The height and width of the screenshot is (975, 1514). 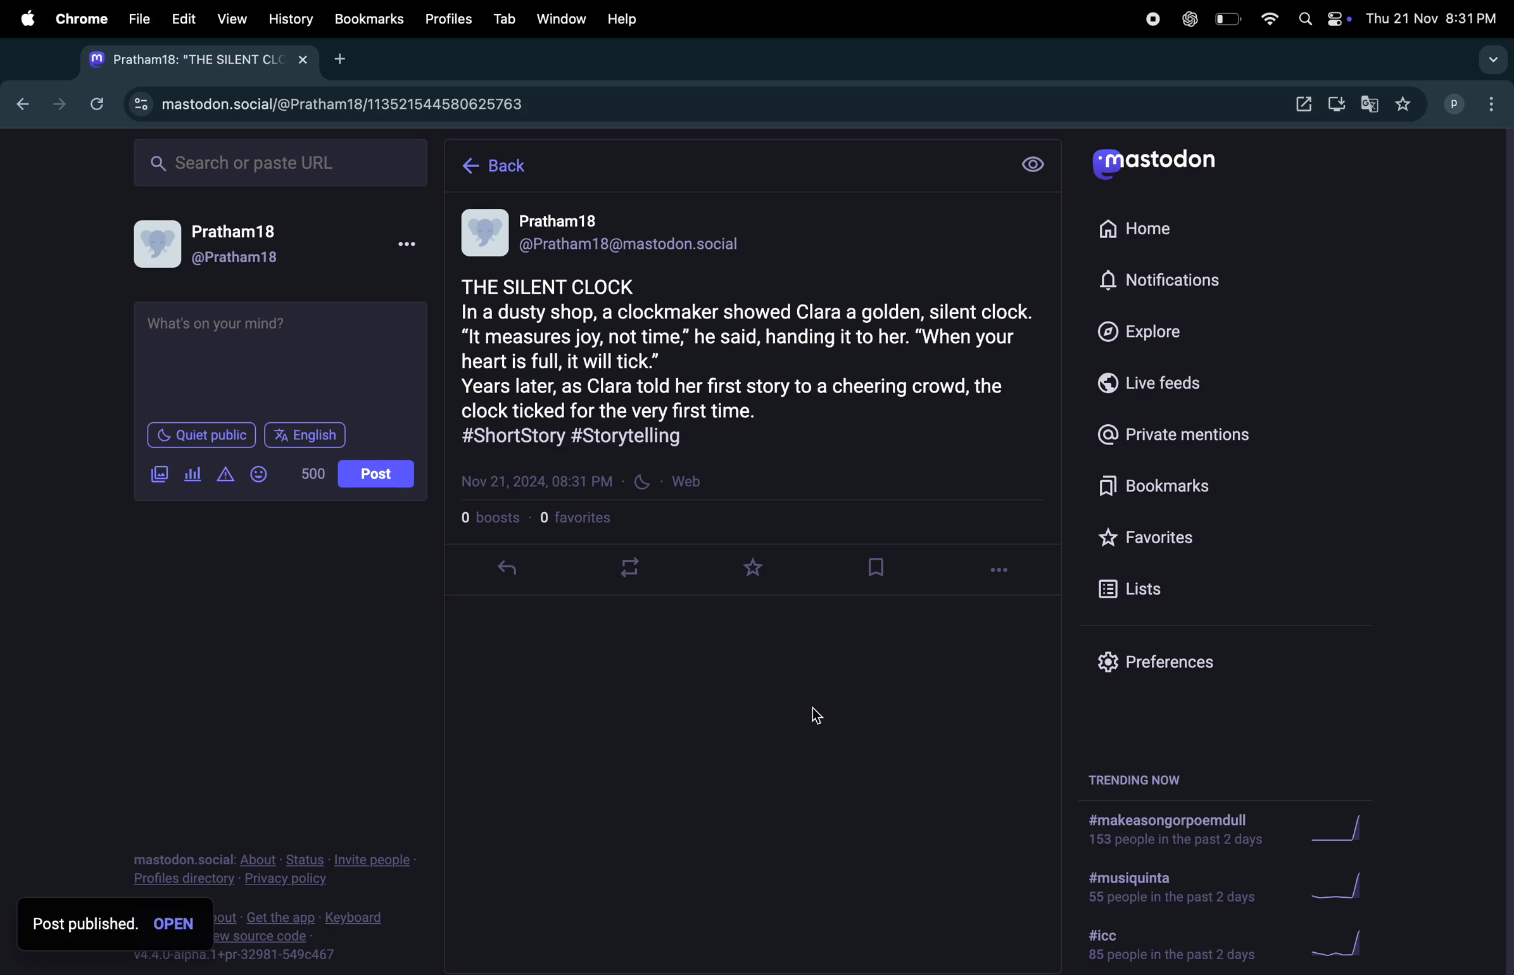 What do you see at coordinates (309, 940) in the screenshot?
I see `source code` at bounding box center [309, 940].